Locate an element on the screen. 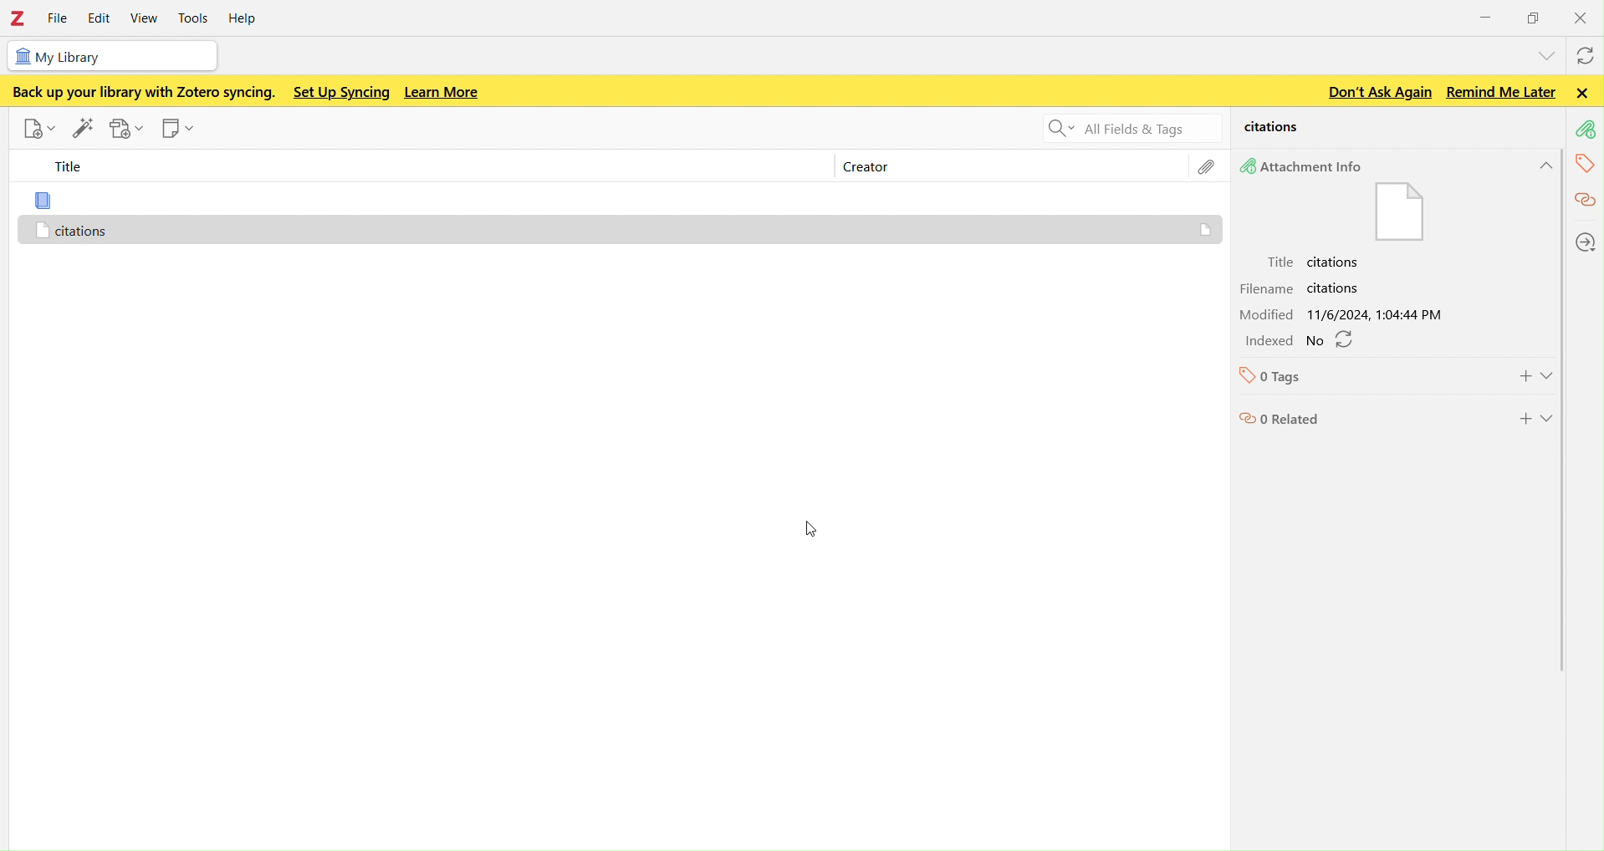 The width and height of the screenshot is (1604, 851). tags is located at coordinates (1592, 163).